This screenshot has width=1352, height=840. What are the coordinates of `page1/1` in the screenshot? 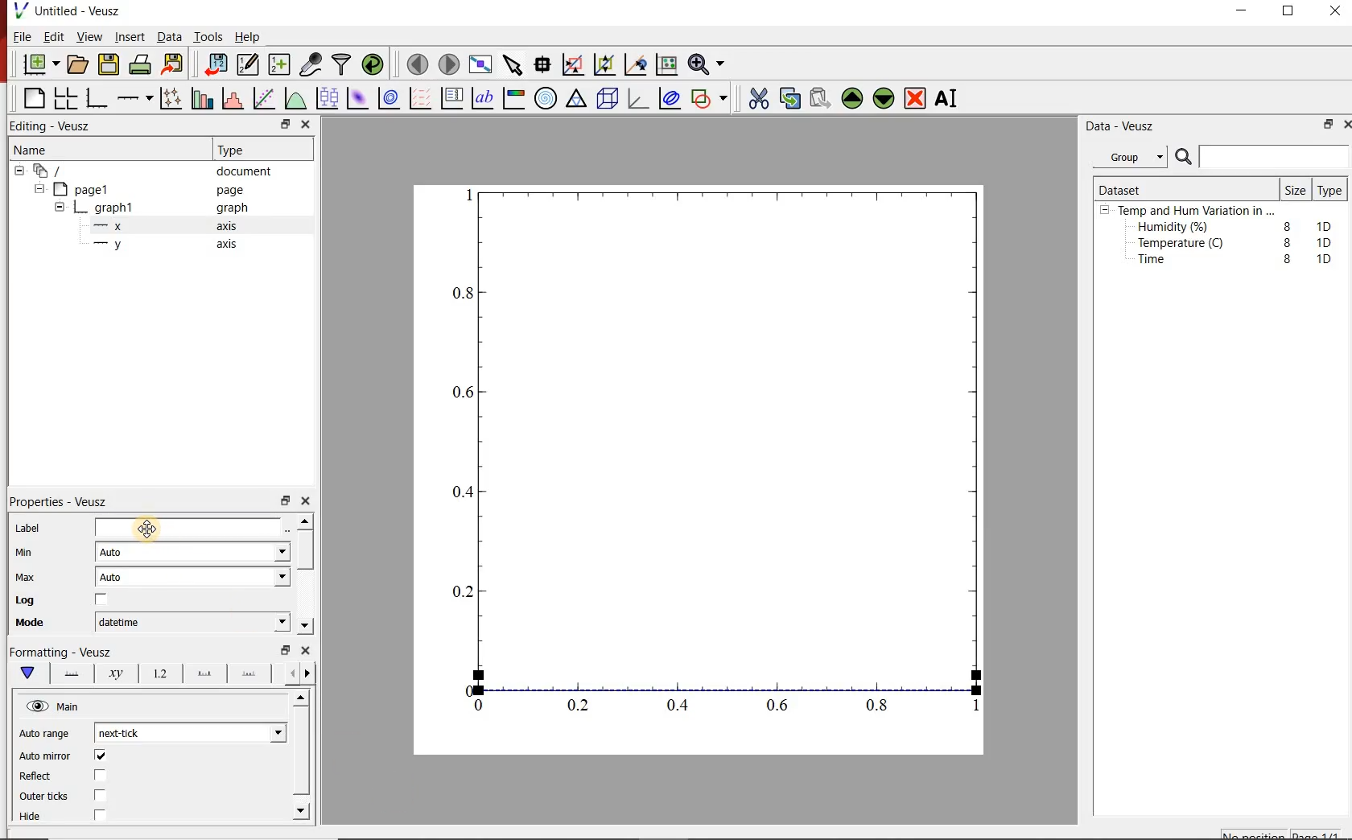 It's located at (1321, 833).